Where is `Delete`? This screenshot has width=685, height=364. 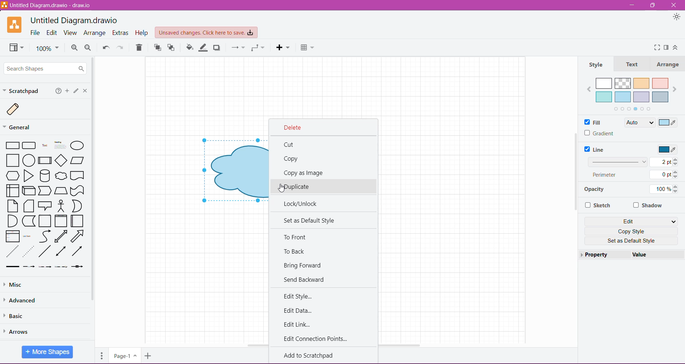 Delete is located at coordinates (297, 128).